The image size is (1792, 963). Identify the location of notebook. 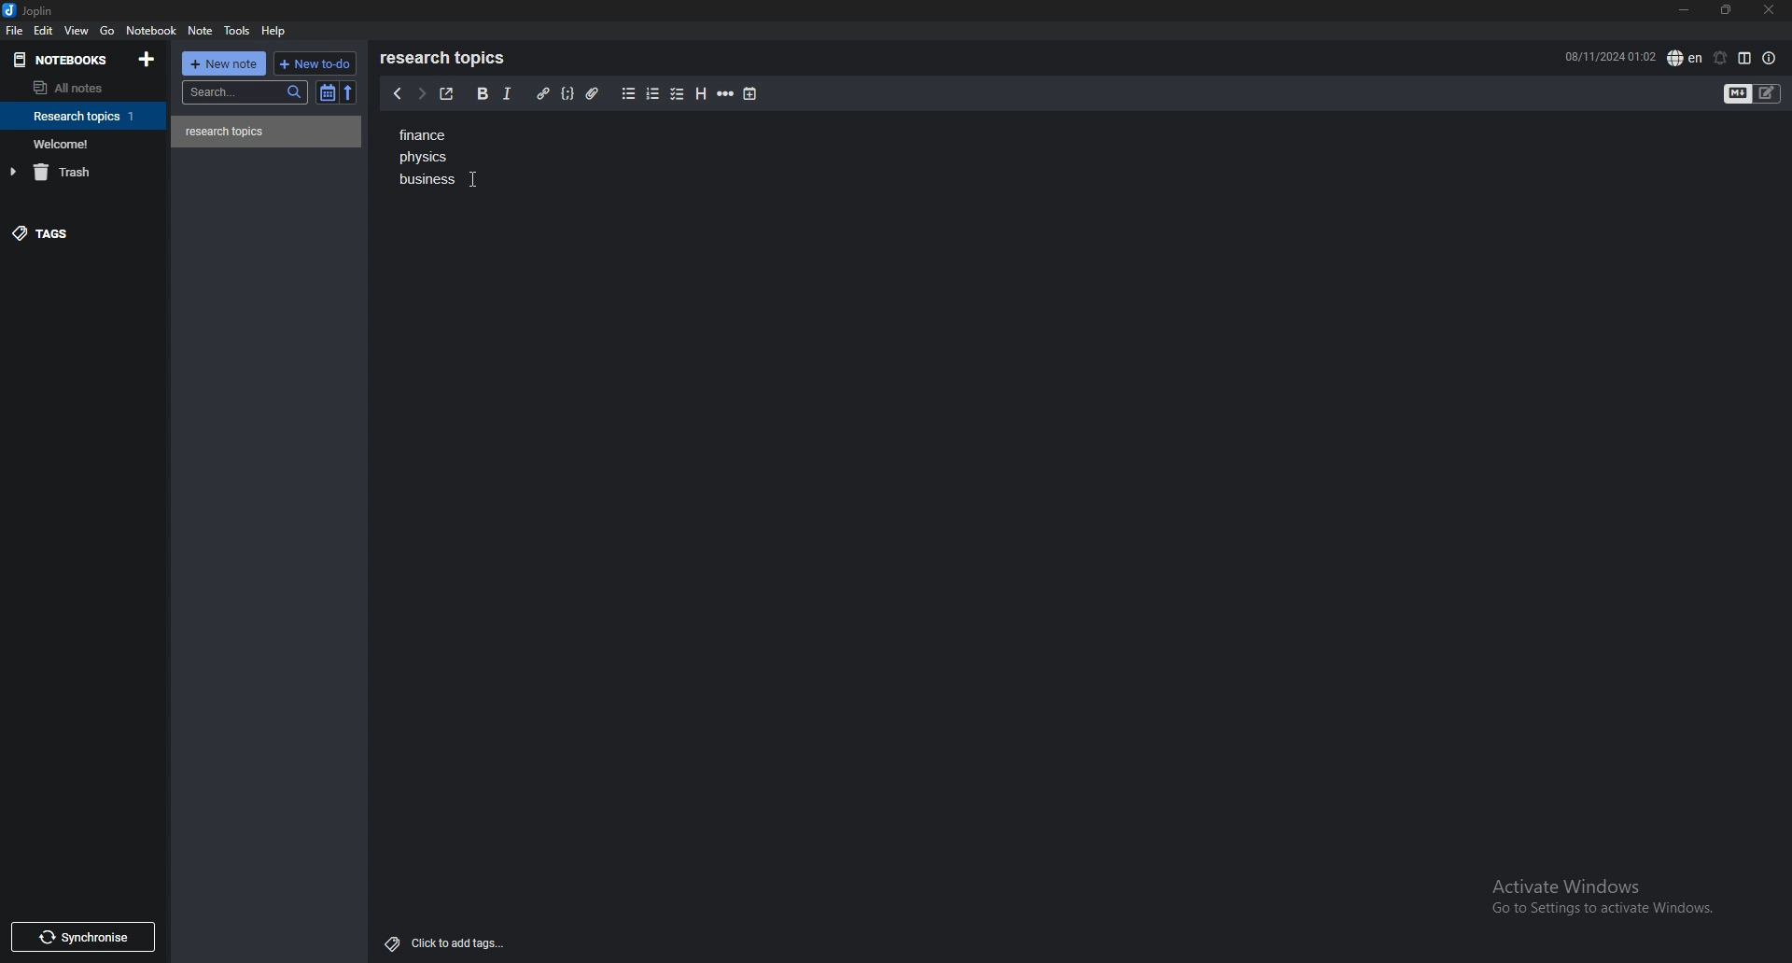
(153, 31).